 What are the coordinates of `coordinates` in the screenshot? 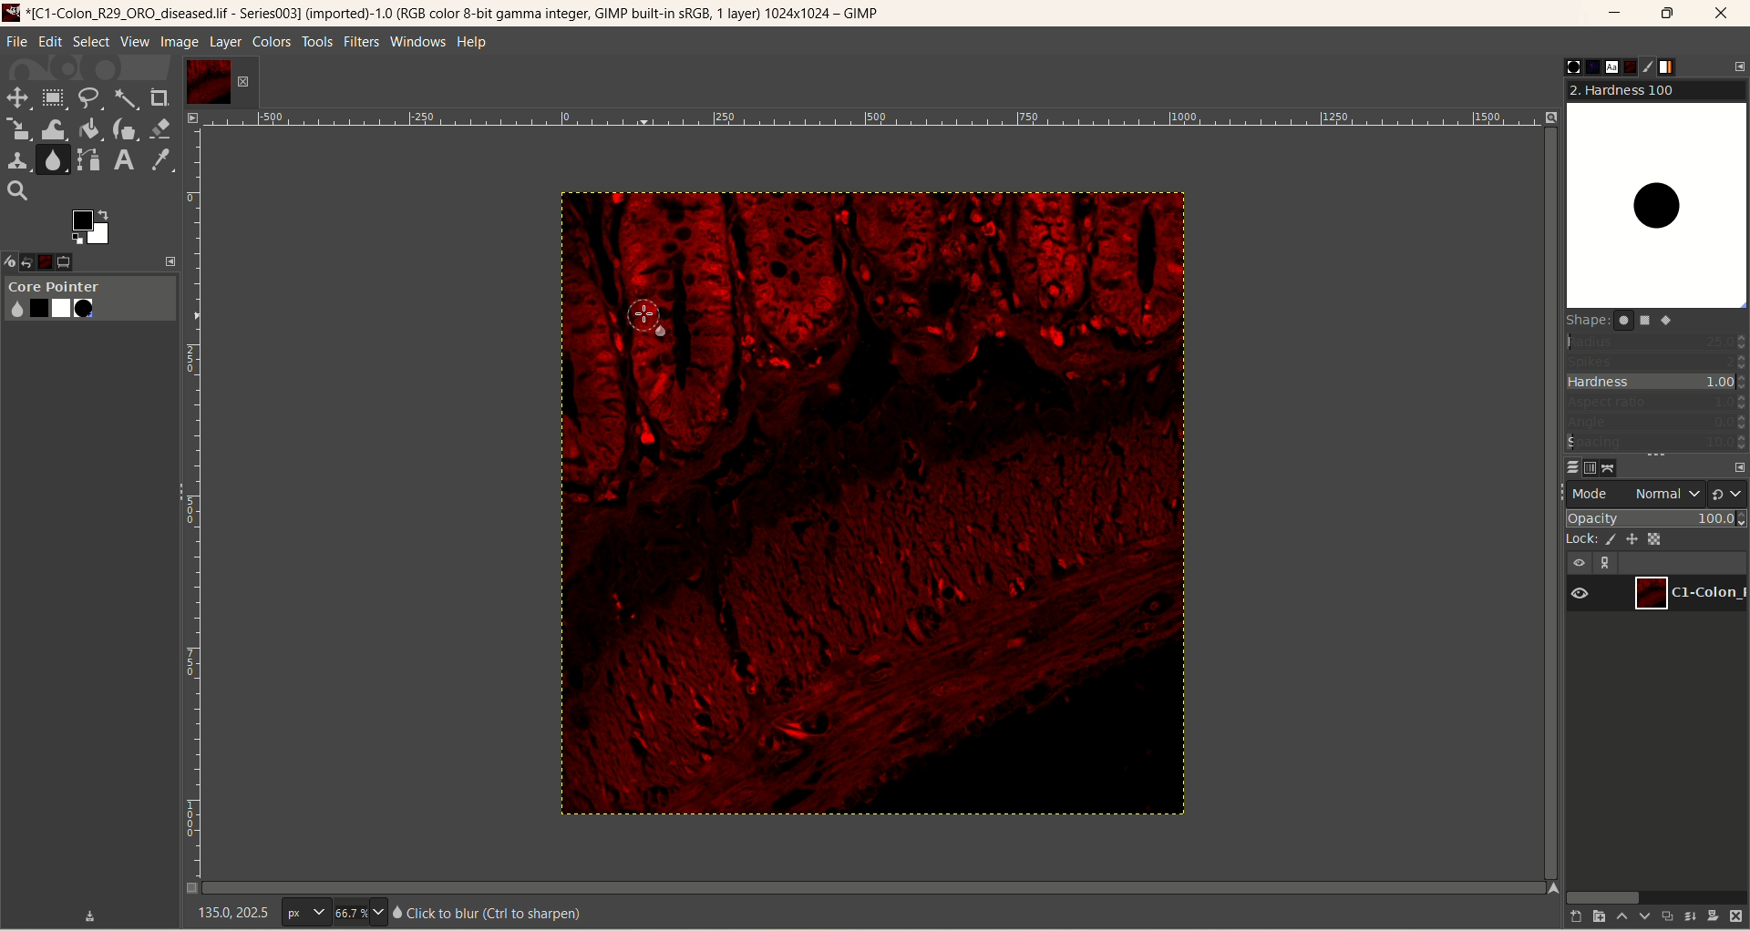 It's located at (222, 913).